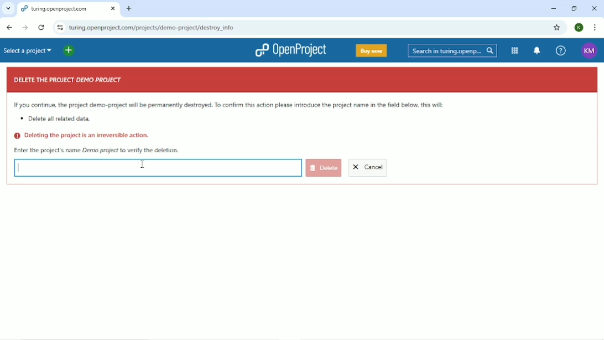 Image resolution: width=604 pixels, height=340 pixels. Describe the element at coordinates (560, 51) in the screenshot. I see `Help` at that location.